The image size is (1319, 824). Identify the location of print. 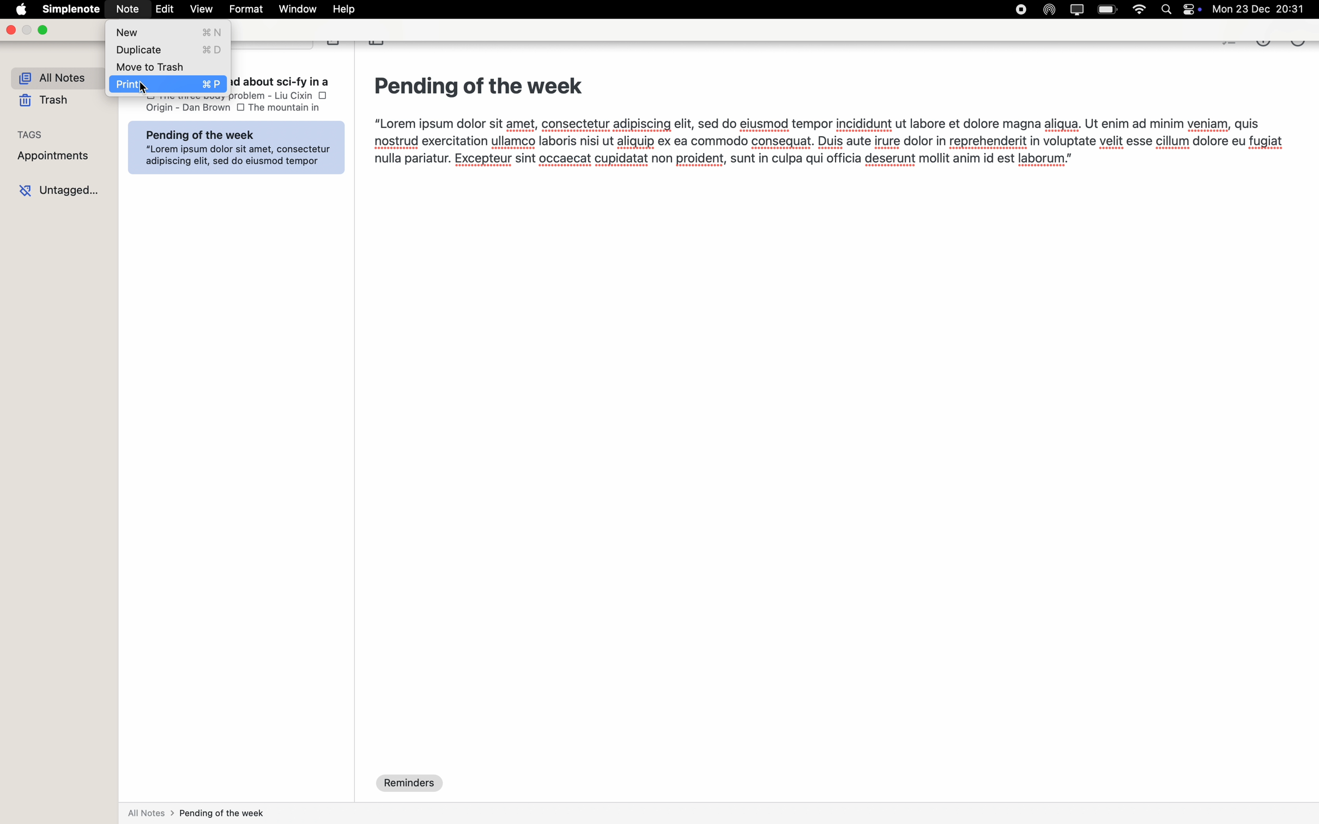
(125, 83).